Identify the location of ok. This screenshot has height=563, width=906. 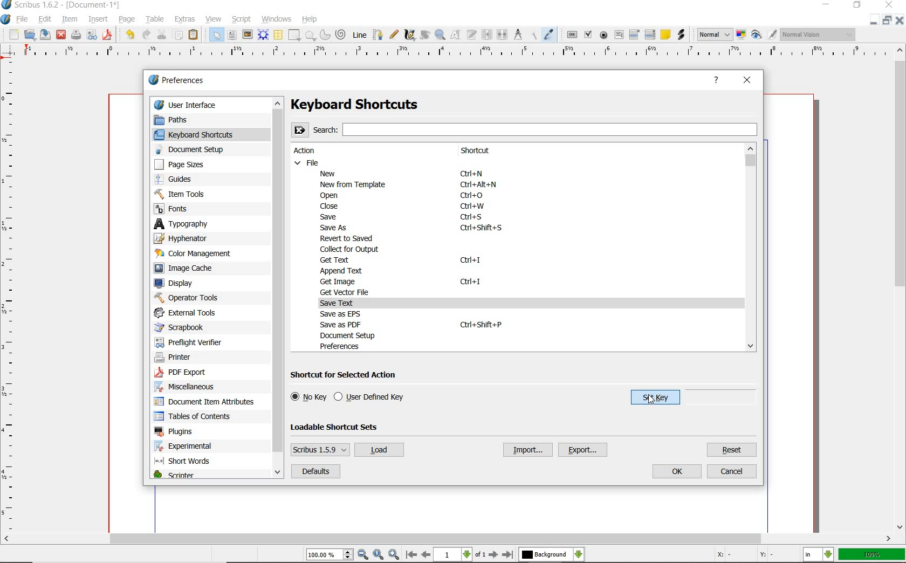
(678, 472).